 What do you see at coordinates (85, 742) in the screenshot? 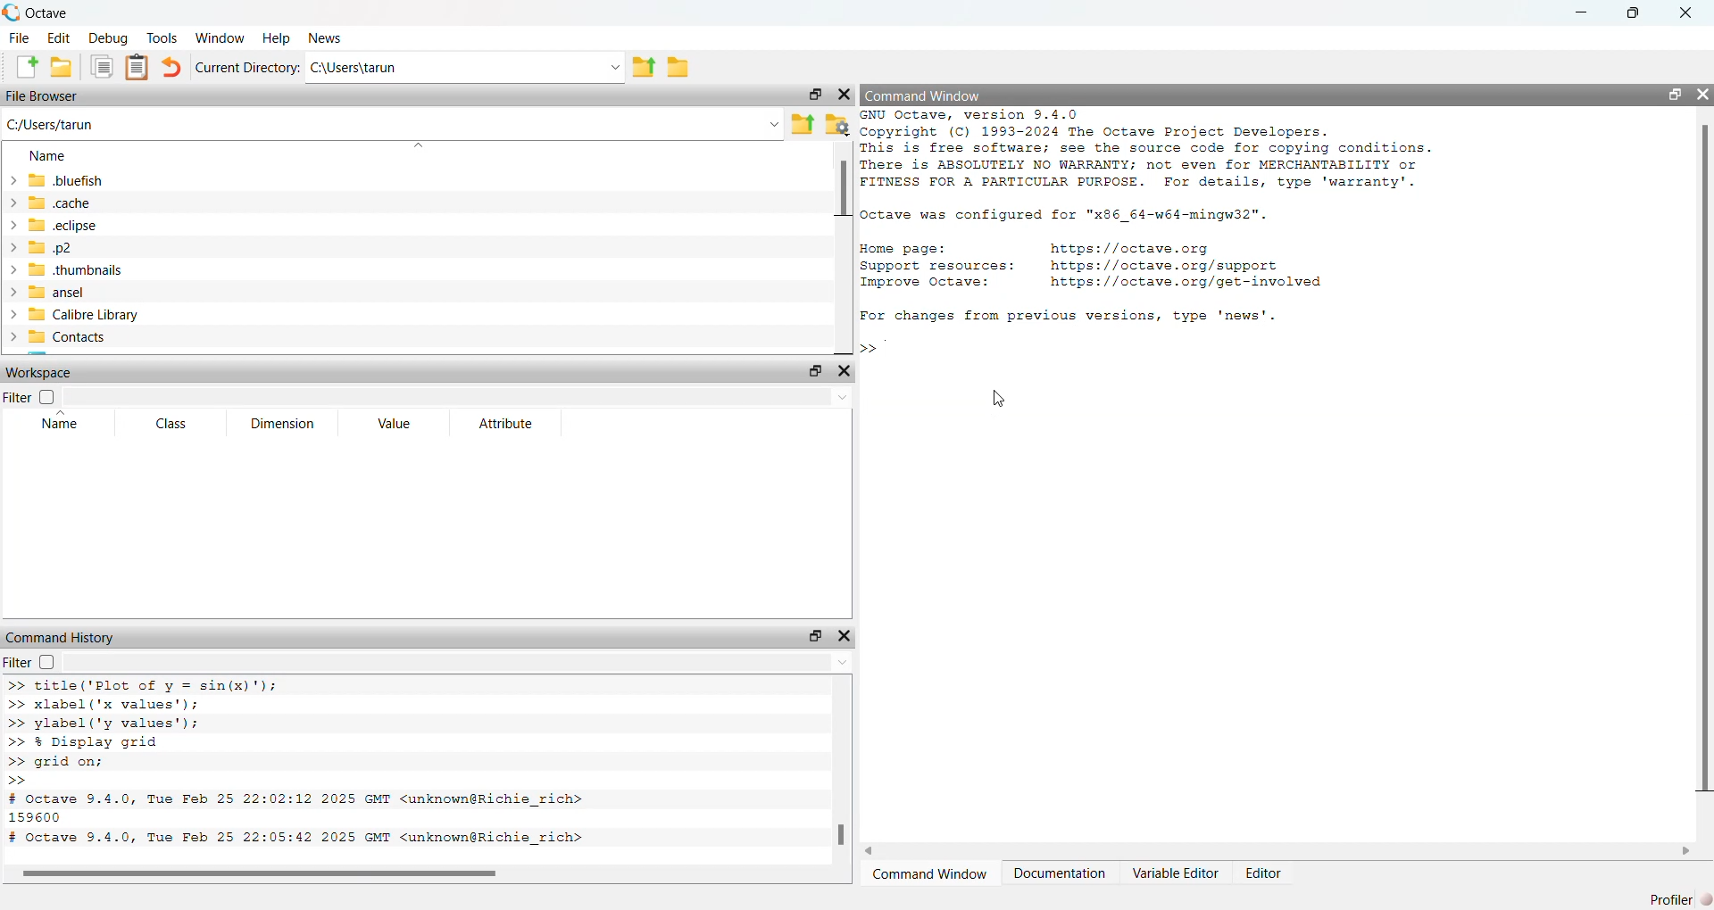
I see `>> % Display grid` at bounding box center [85, 742].